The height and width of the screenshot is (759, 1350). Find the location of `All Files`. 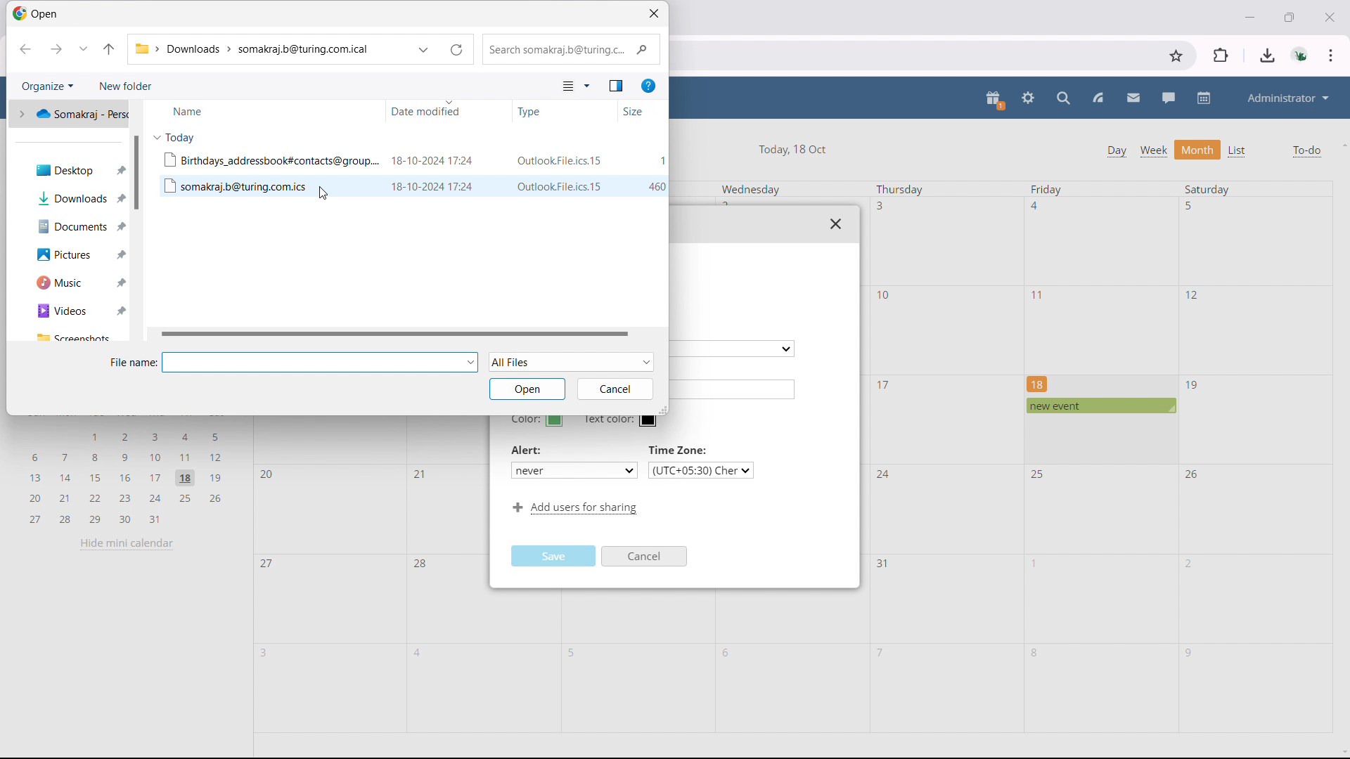

All Files is located at coordinates (572, 361).